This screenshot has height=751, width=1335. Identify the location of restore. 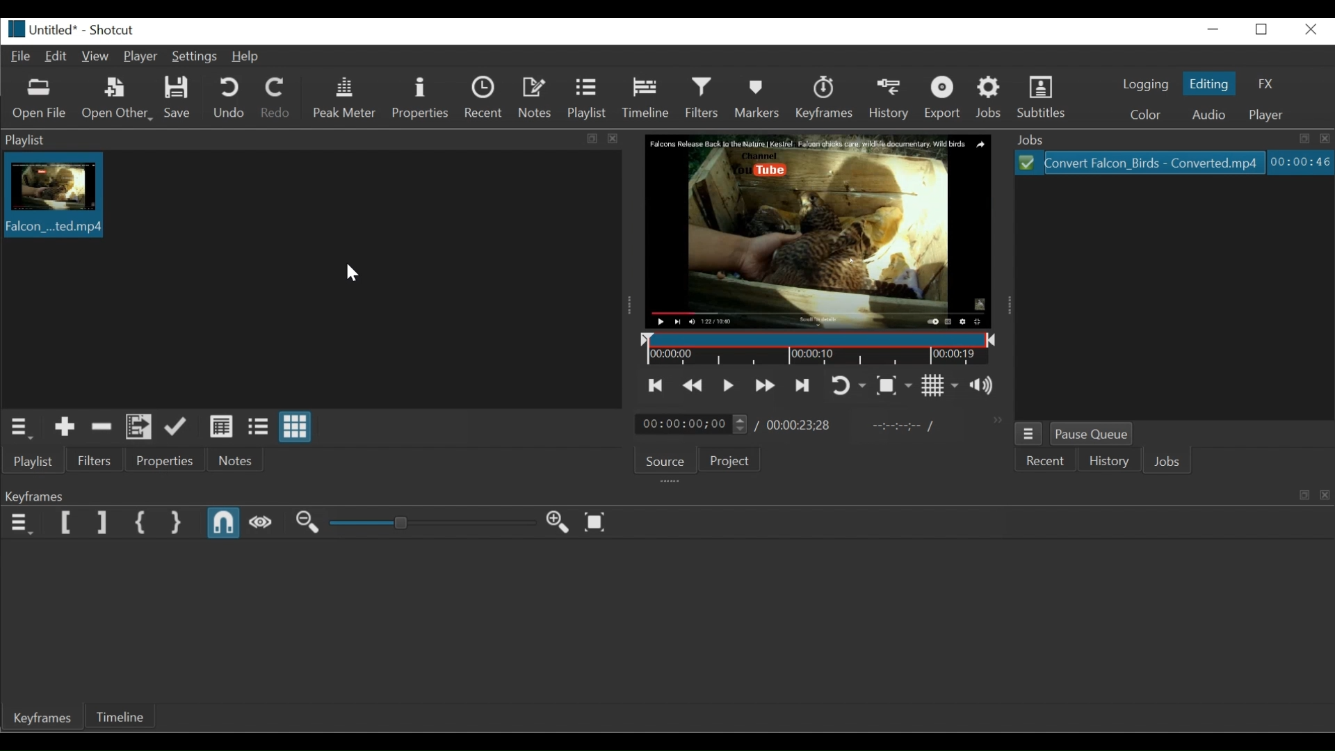
(1261, 30).